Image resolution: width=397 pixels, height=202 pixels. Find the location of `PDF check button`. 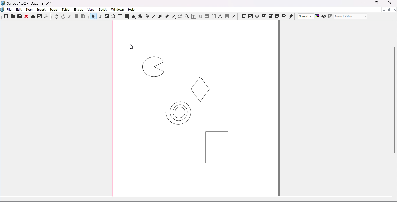

PDF check button is located at coordinates (251, 16).